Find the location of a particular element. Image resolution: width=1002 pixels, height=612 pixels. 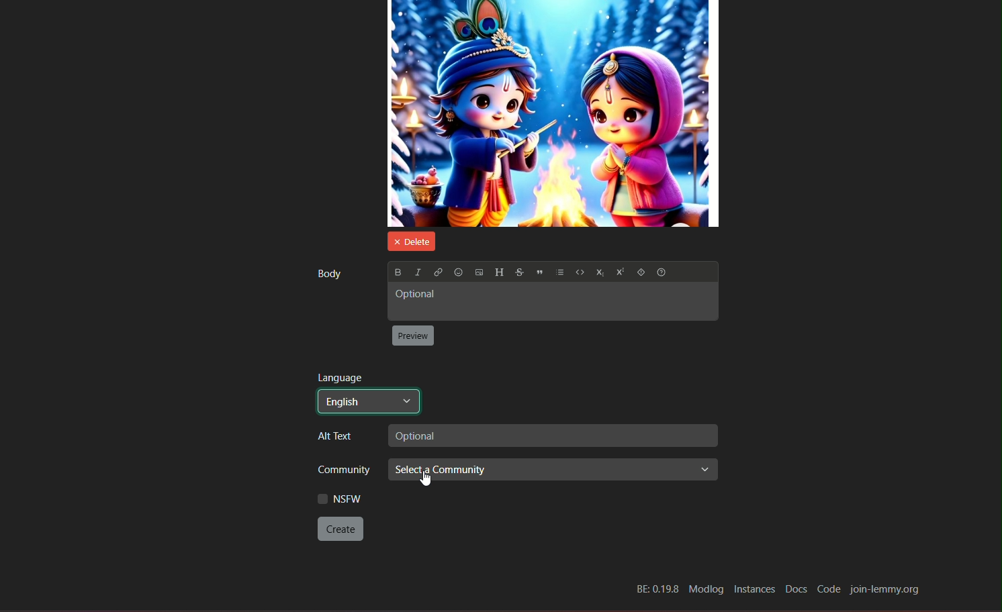

list is located at coordinates (560, 274).